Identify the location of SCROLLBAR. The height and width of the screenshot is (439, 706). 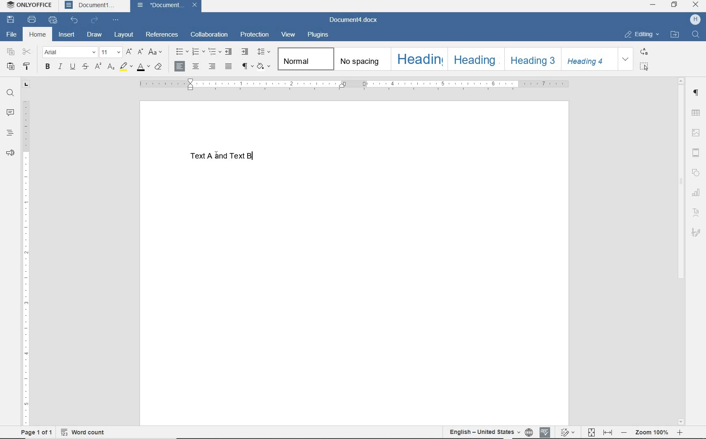
(680, 250).